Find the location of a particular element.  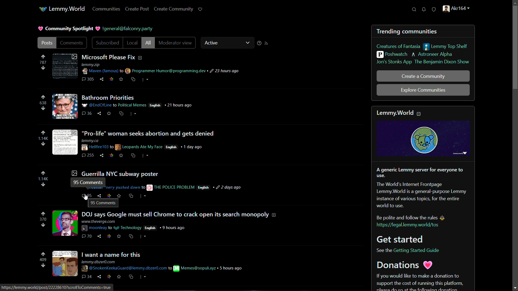

creature of fantasia is located at coordinates (398, 47).